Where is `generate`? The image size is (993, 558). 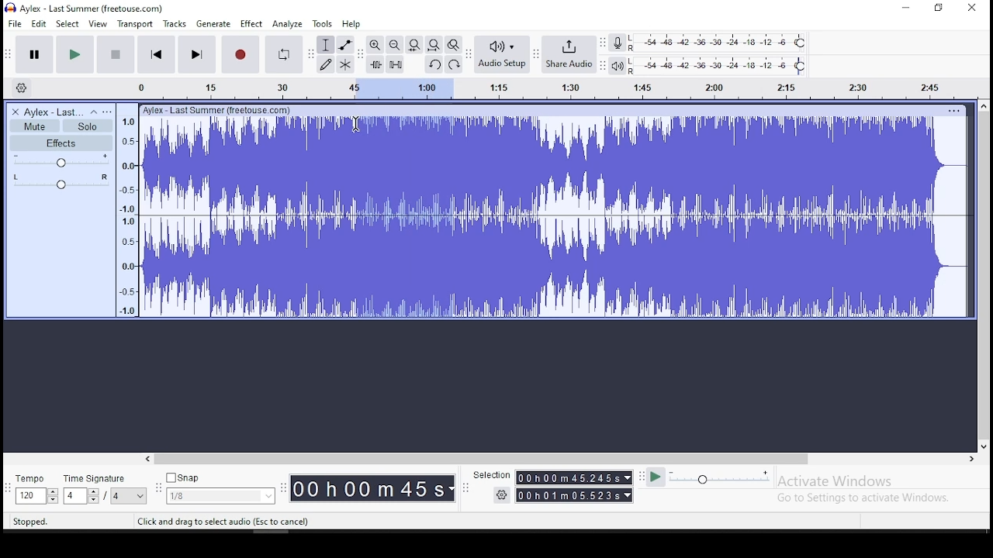 generate is located at coordinates (214, 24).